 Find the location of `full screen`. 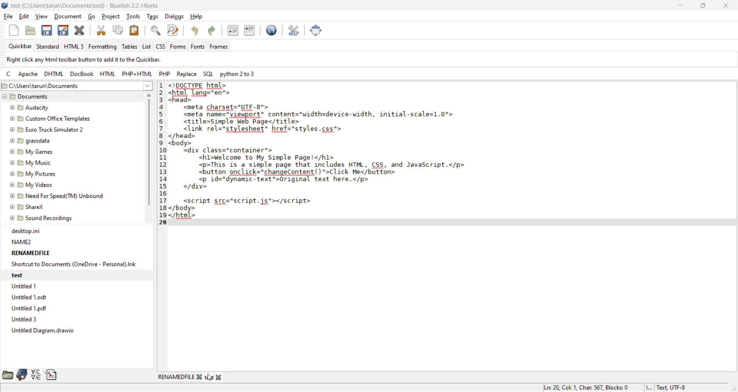

full screen is located at coordinates (319, 32).